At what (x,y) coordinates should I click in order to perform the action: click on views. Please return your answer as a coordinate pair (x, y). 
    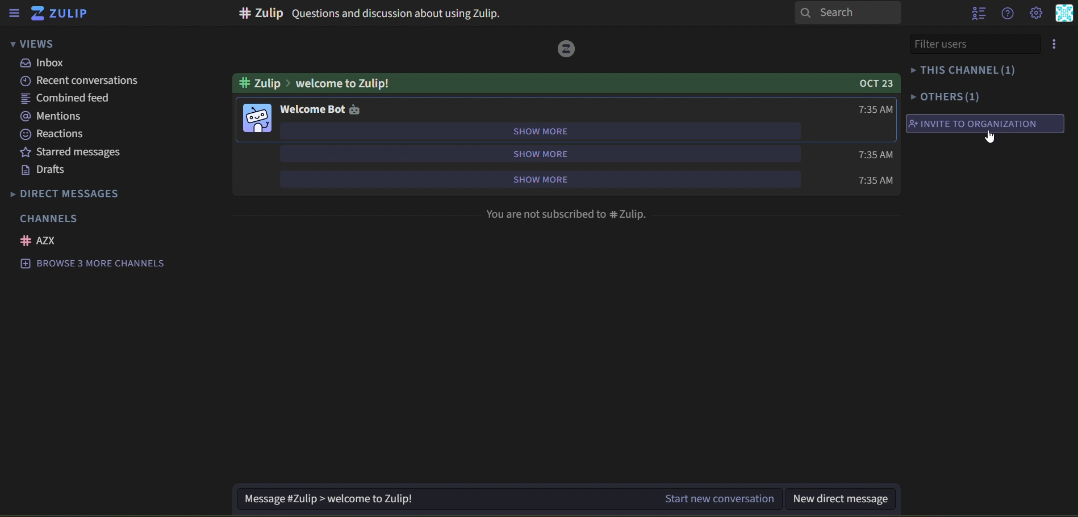
    Looking at the image, I should click on (41, 44).